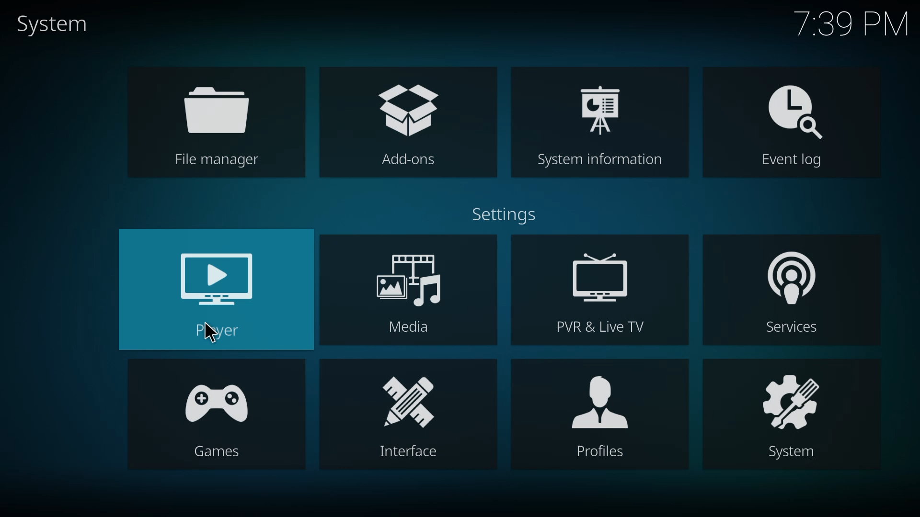 This screenshot has width=920, height=517. What do you see at coordinates (225, 127) in the screenshot?
I see `file manager` at bounding box center [225, 127].